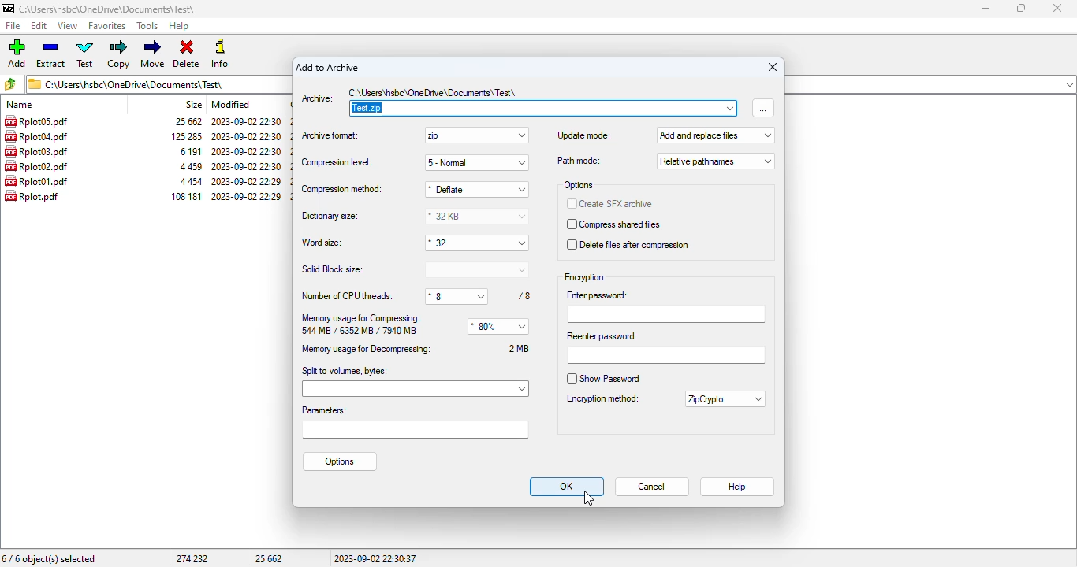  I want to click on encryption, so click(584, 278).